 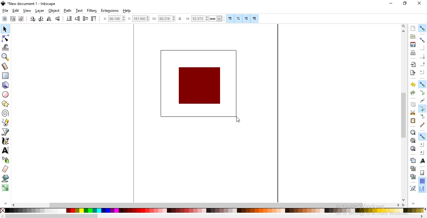 What do you see at coordinates (413, 28) in the screenshot?
I see `create a new document` at bounding box center [413, 28].